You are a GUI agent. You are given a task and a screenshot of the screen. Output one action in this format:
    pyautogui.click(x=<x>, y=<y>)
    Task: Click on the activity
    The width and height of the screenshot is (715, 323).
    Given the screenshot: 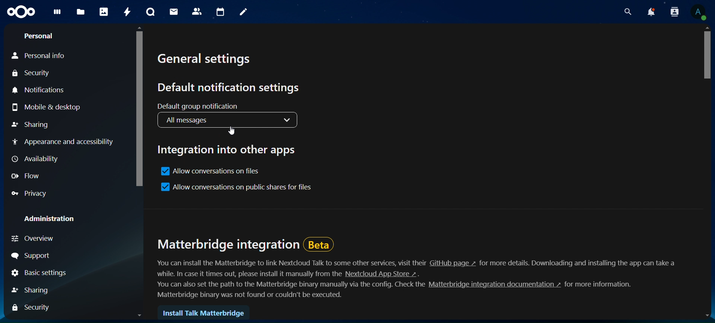 What is the action you would take?
    pyautogui.click(x=127, y=10)
    